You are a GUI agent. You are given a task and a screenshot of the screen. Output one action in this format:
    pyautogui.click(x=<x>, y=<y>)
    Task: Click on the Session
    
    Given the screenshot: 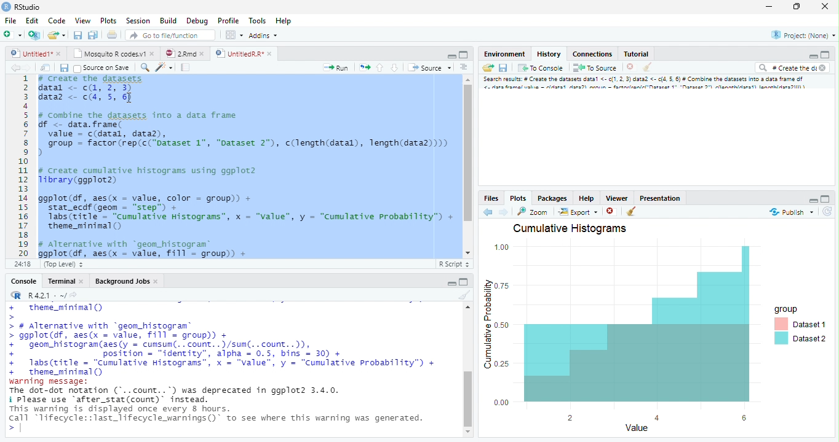 What is the action you would take?
    pyautogui.click(x=140, y=21)
    